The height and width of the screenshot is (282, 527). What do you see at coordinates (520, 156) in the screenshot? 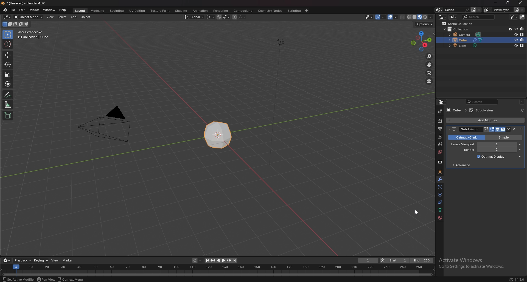
I see `animate property` at bounding box center [520, 156].